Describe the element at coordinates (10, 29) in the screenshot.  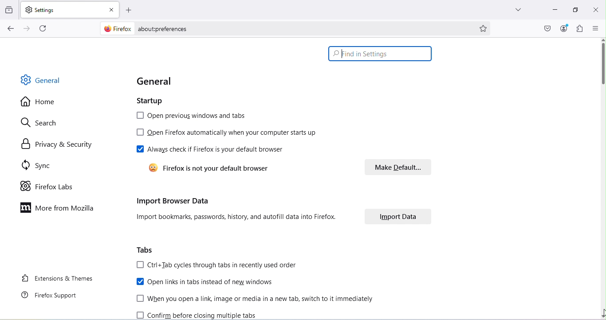
I see `Go back one page` at that location.